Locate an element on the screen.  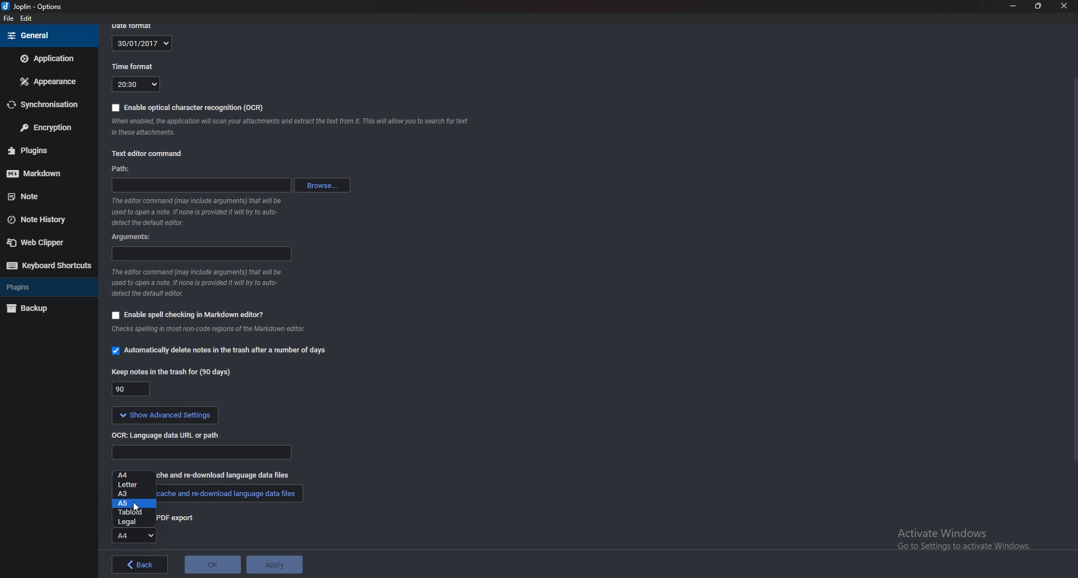
Time format is located at coordinates (134, 65).